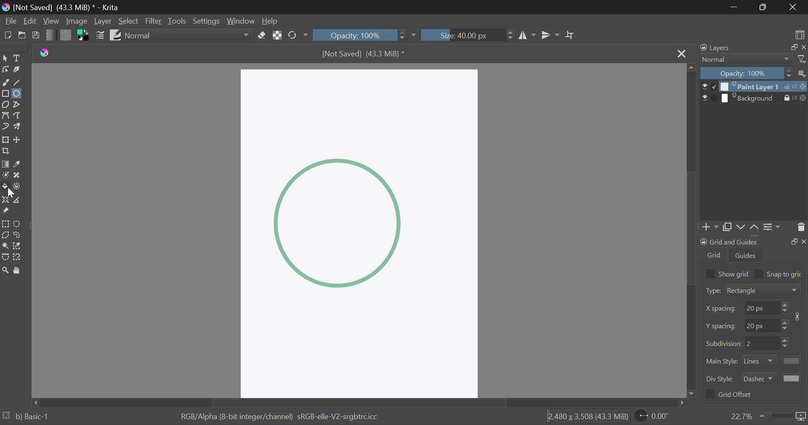 The height and width of the screenshot is (425, 808). What do you see at coordinates (37, 401) in the screenshot?
I see `move left` at bounding box center [37, 401].